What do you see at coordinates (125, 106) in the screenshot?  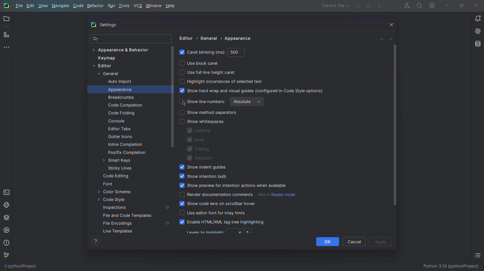 I see `Code Completion` at bounding box center [125, 106].